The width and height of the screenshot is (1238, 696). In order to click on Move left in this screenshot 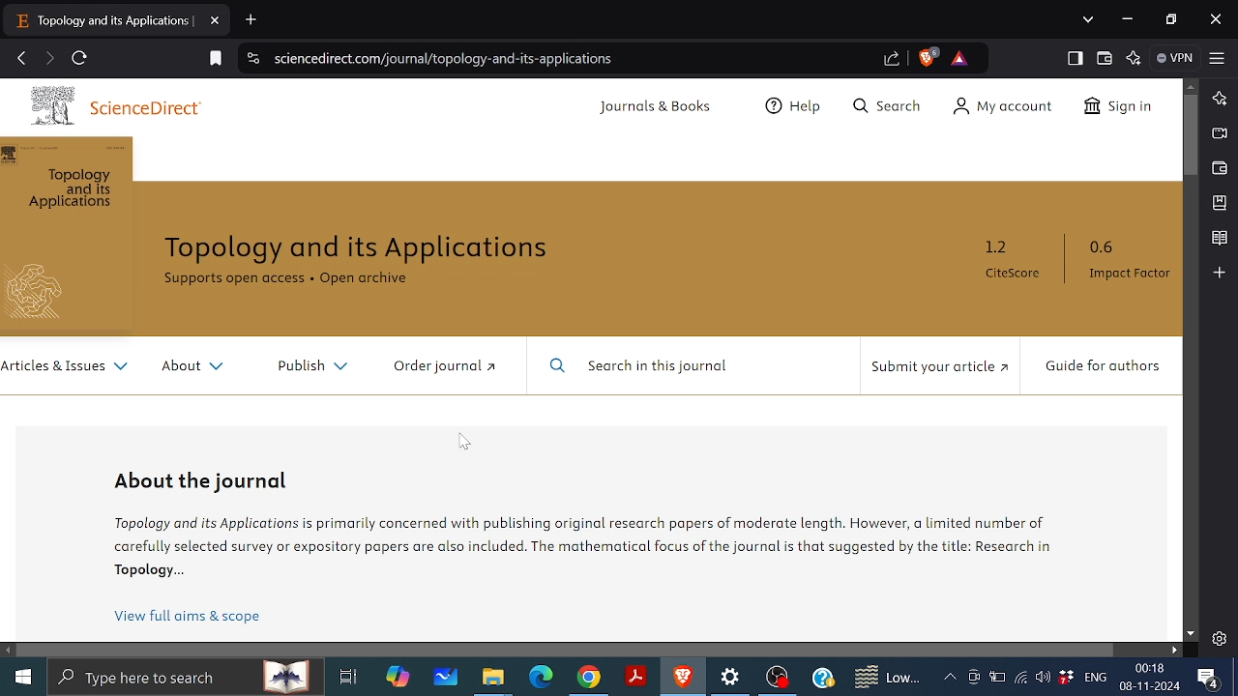, I will do `click(8, 650)`.